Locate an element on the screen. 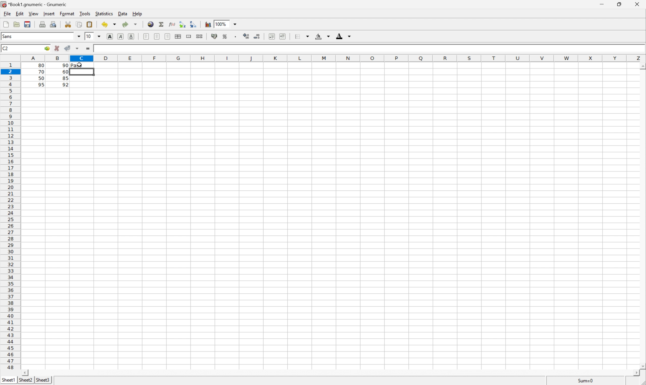 The image size is (646, 385). Statistics is located at coordinates (105, 14).